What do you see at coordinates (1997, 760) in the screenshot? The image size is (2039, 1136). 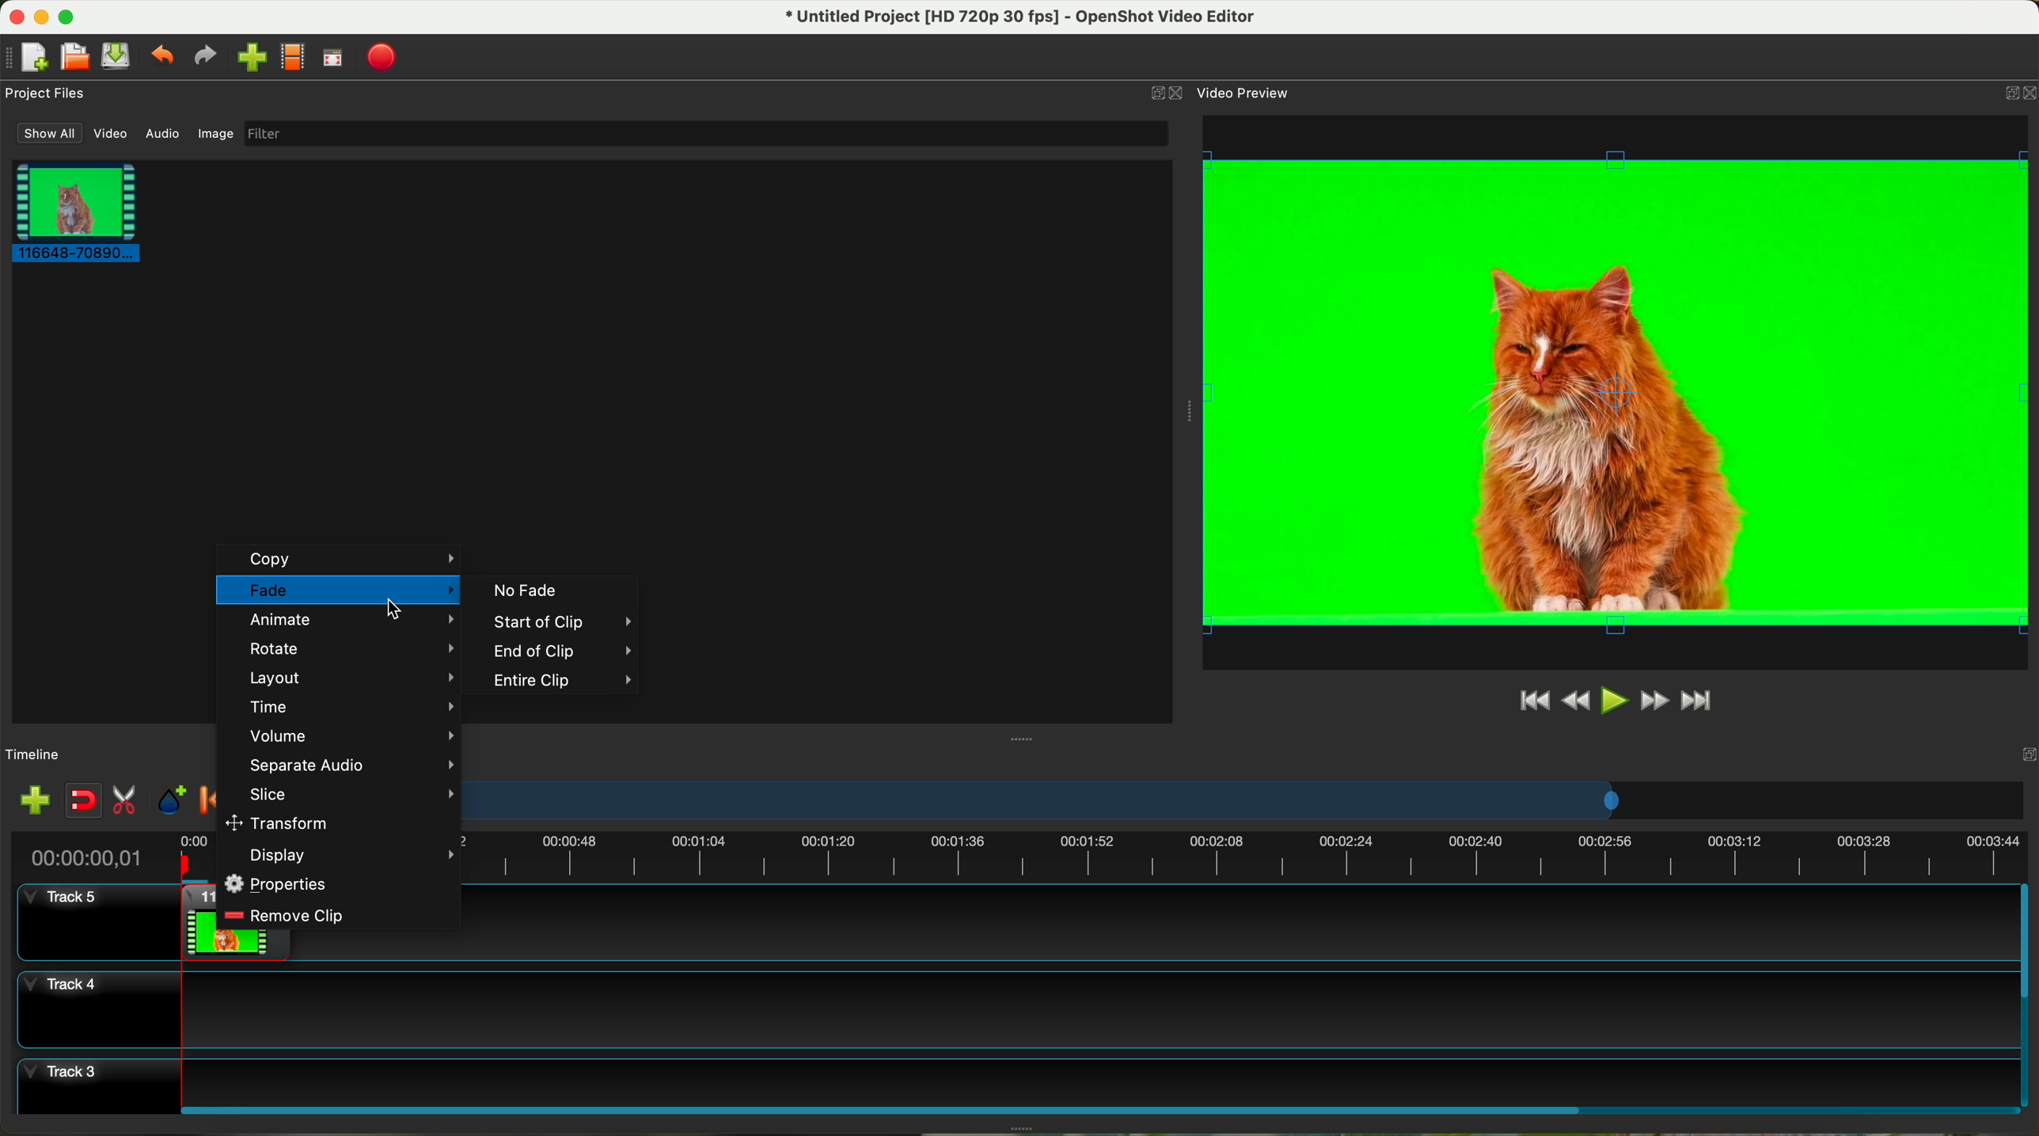 I see `close` at bounding box center [1997, 760].